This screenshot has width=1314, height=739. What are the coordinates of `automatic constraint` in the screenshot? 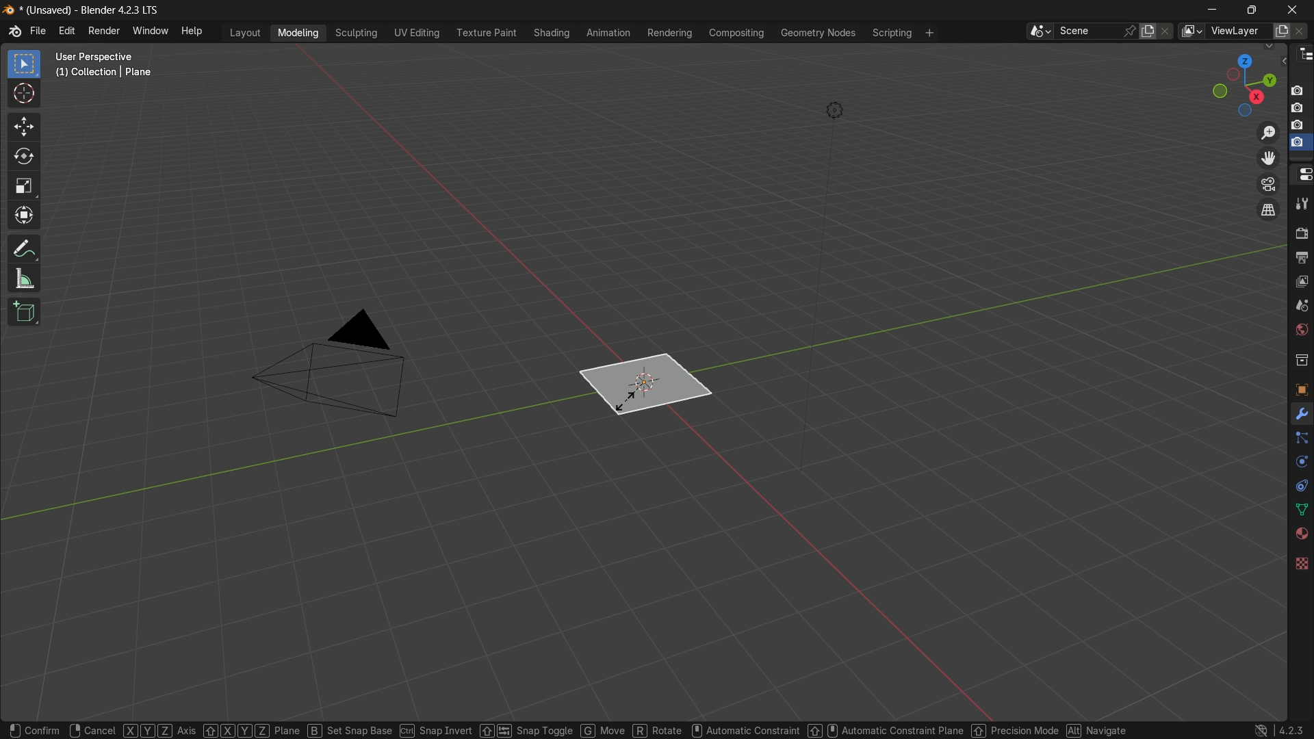 It's located at (744, 726).